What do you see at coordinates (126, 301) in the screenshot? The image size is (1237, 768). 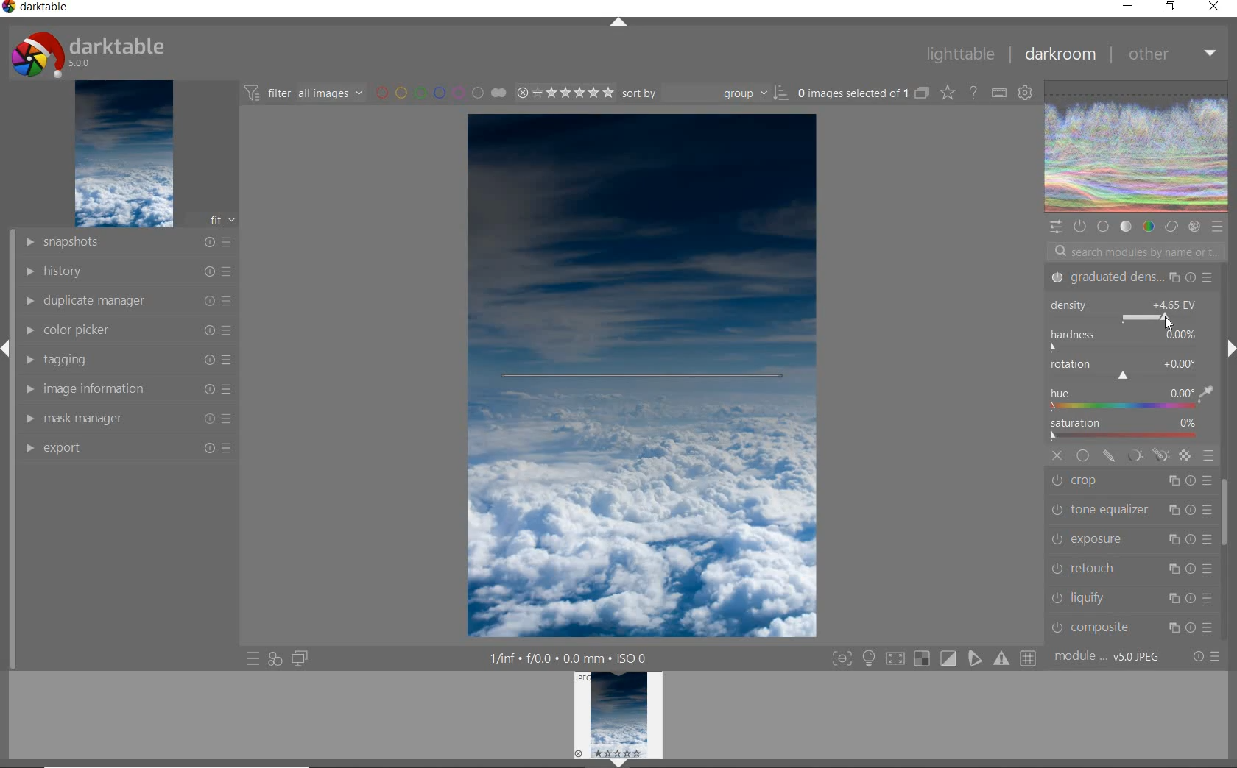 I see `DUPLICATE MANAGER` at bounding box center [126, 301].